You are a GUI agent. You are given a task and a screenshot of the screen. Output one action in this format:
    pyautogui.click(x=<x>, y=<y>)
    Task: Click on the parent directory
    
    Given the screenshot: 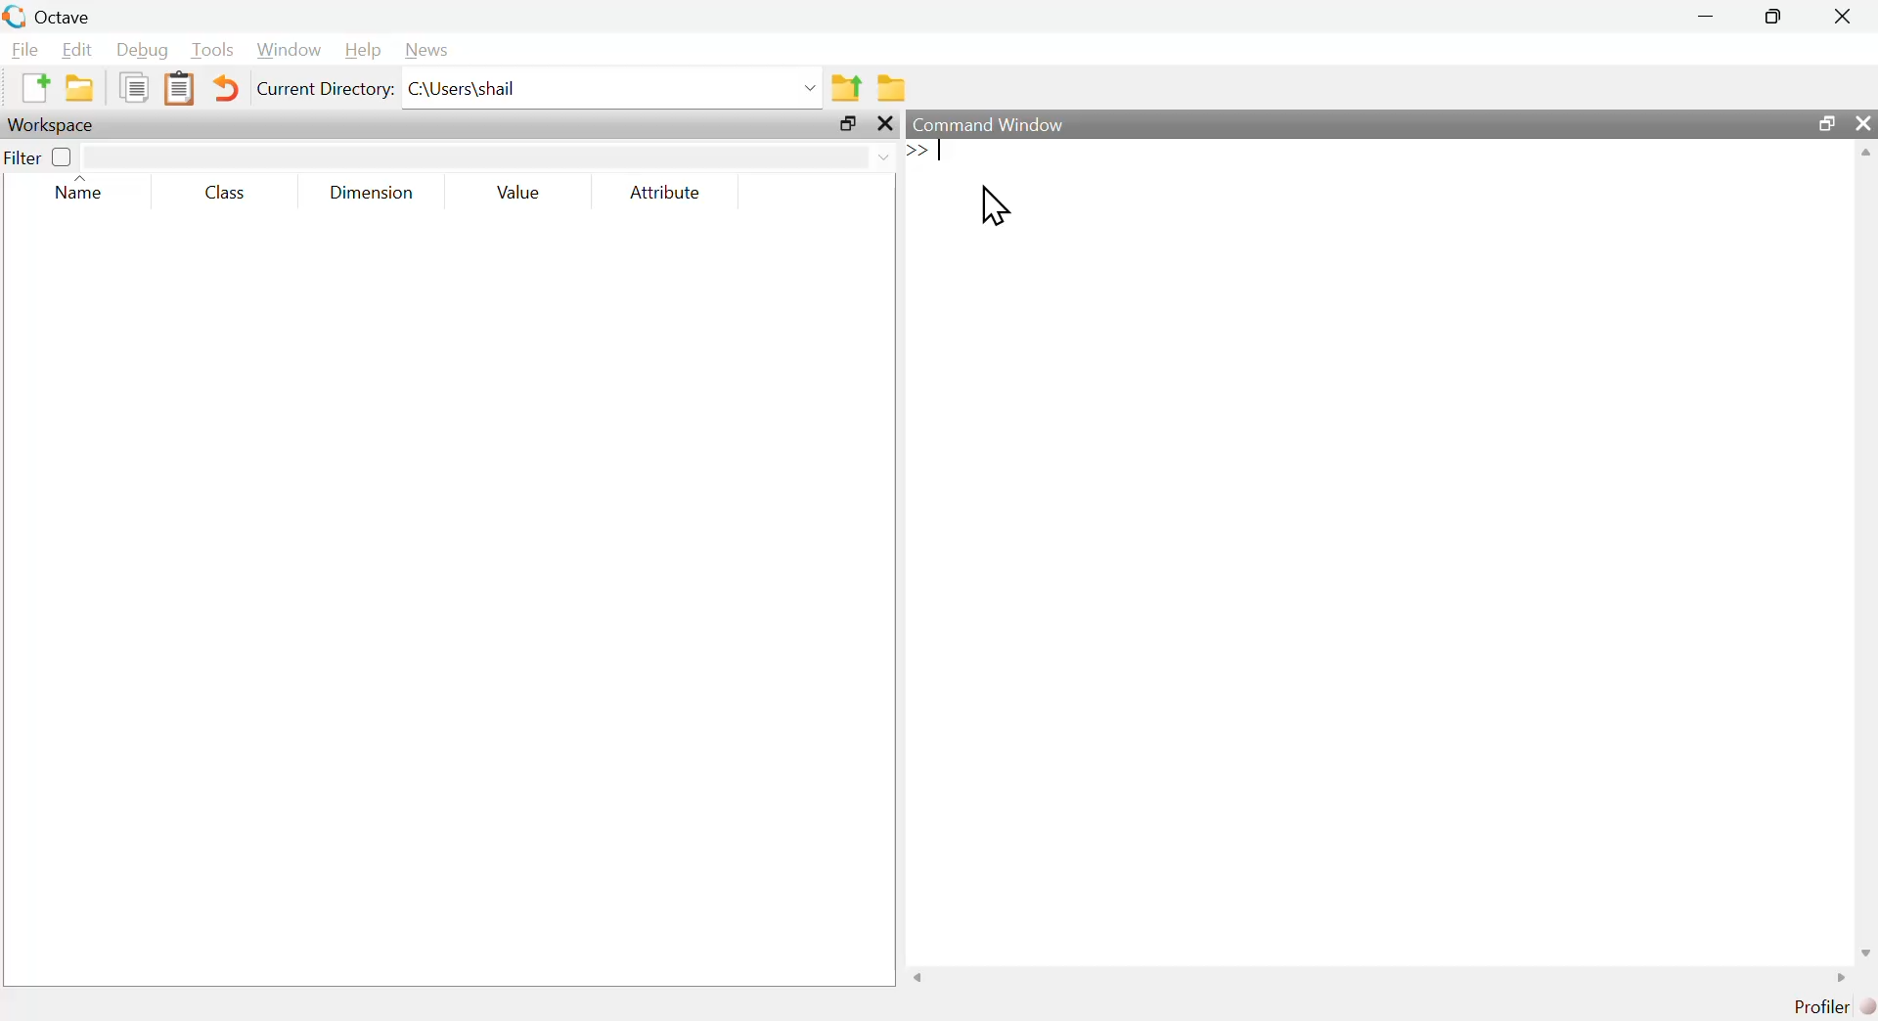 What is the action you would take?
    pyautogui.click(x=850, y=87)
    